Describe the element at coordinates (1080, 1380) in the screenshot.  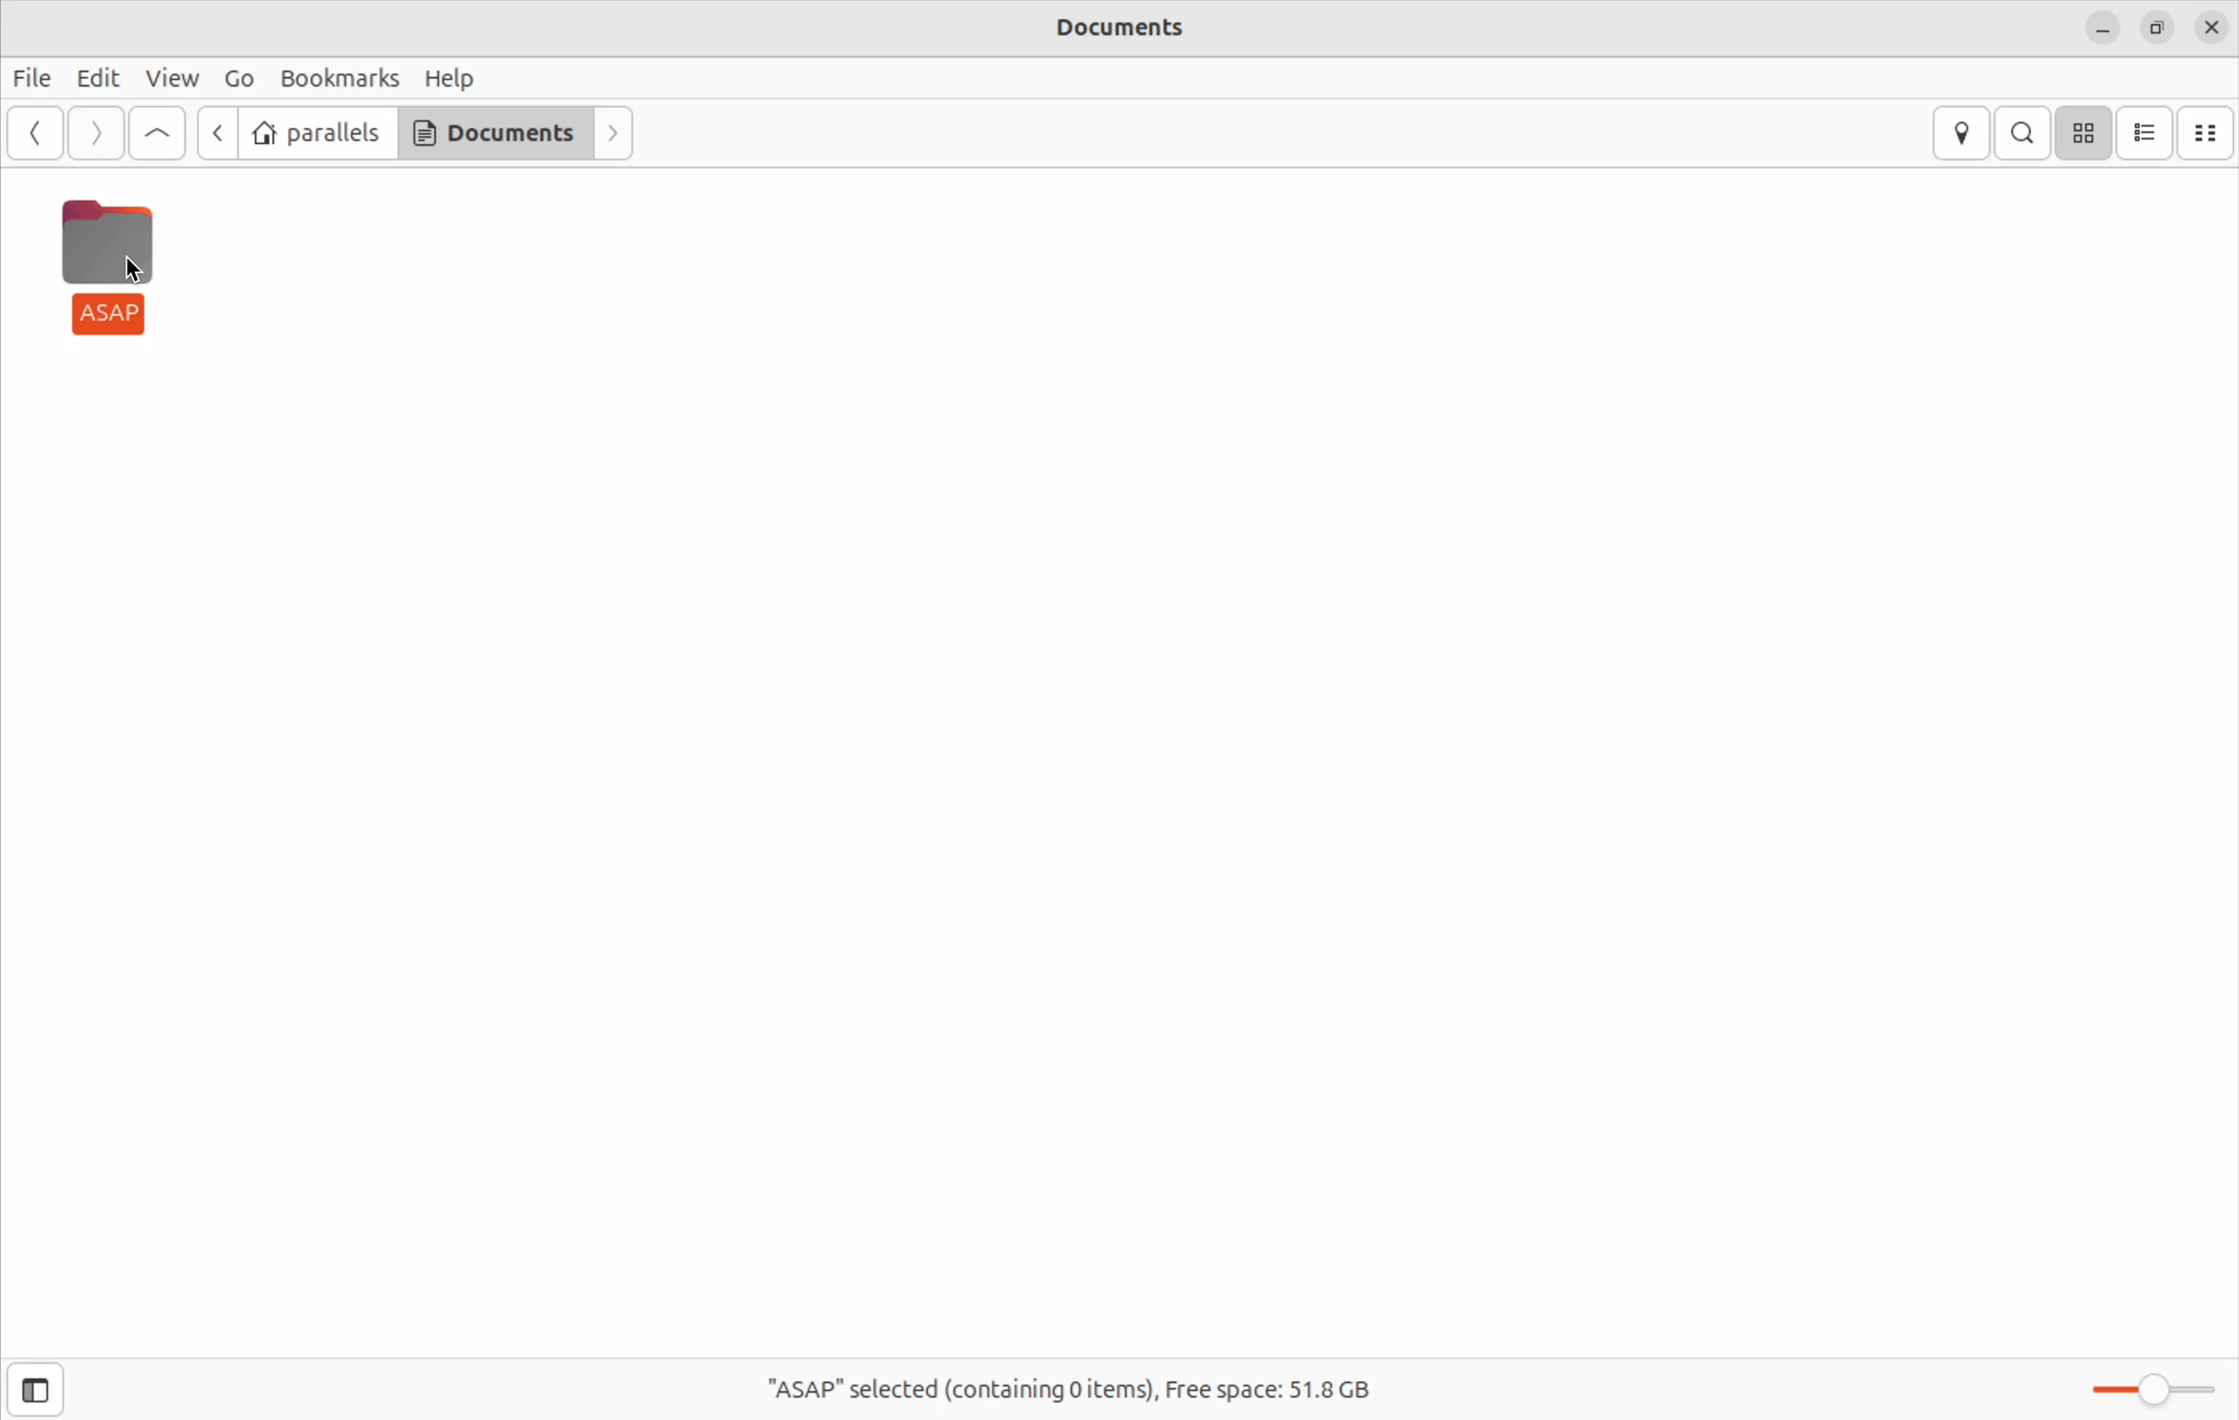
I see `"ASAP" selected(containing 0 items), Free space: 51.8 GB` at that location.